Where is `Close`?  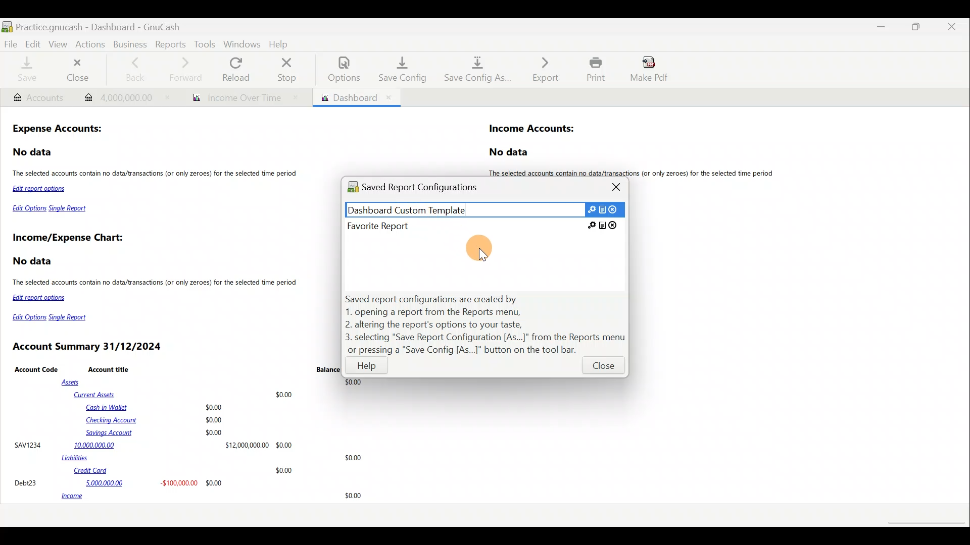
Close is located at coordinates (602, 368).